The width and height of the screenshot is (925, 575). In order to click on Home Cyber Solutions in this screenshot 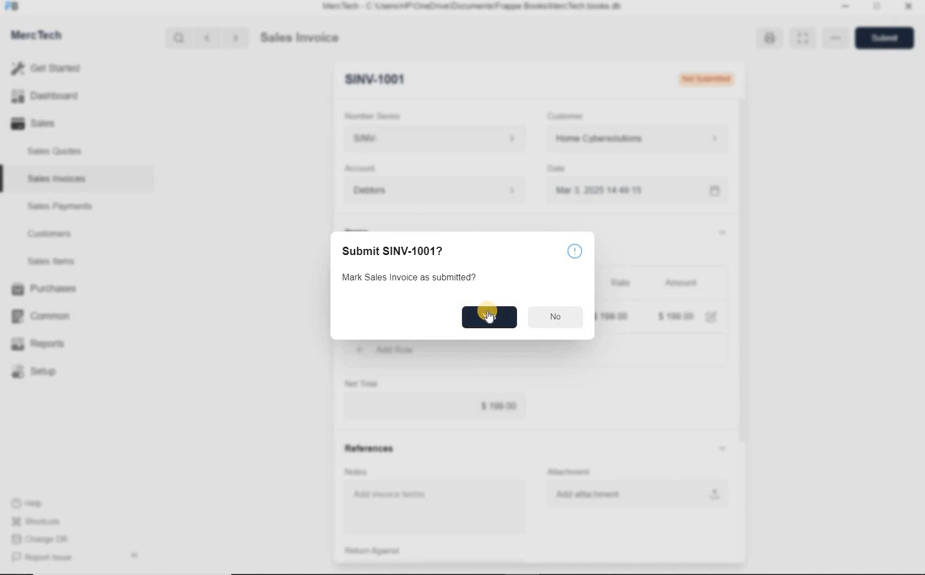, I will do `click(636, 139)`.